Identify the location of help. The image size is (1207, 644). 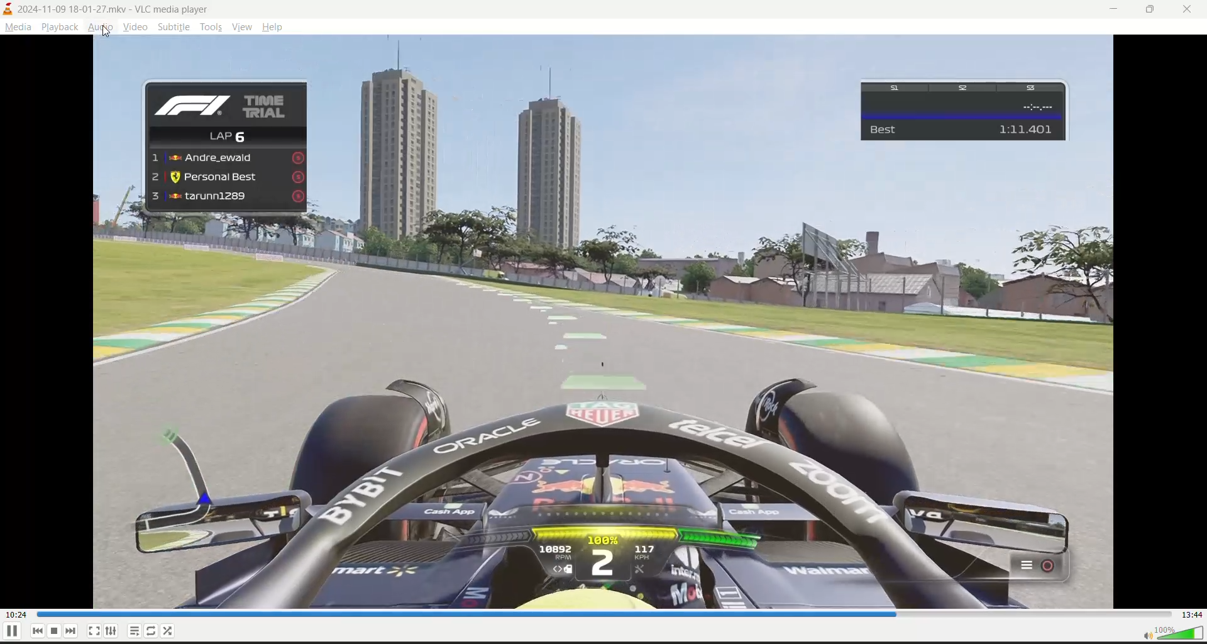
(273, 26).